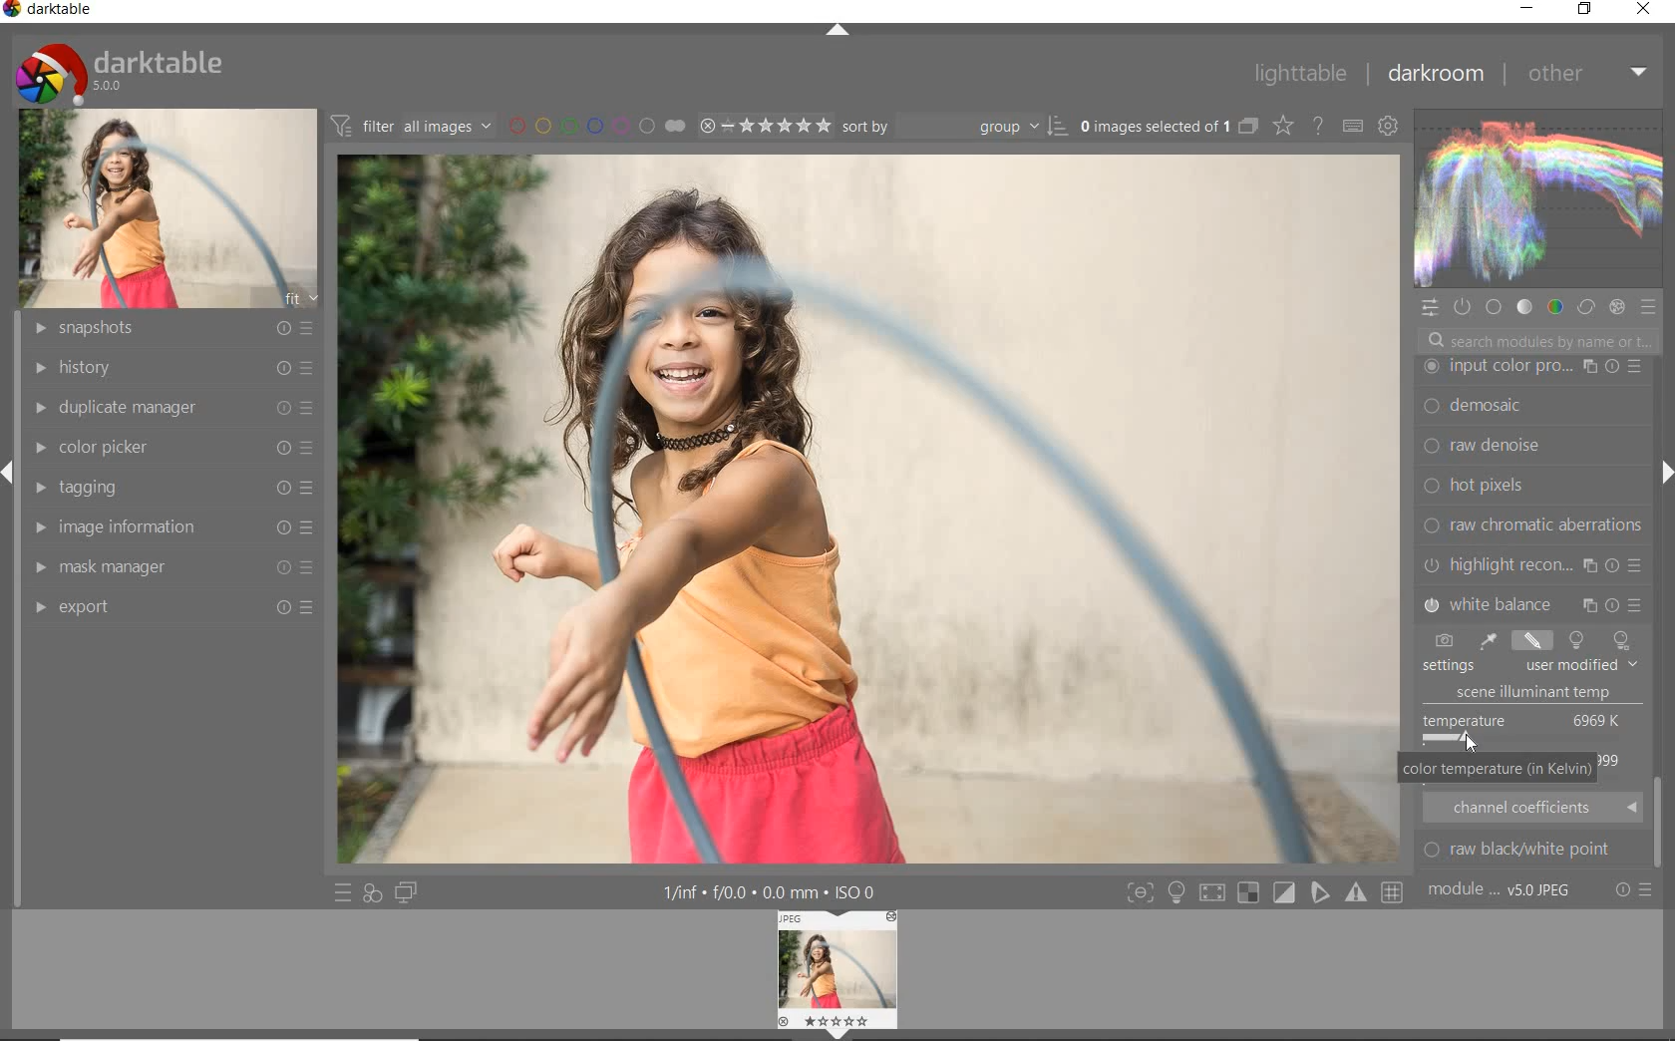  What do you see at coordinates (954, 125) in the screenshot?
I see `sort` at bounding box center [954, 125].